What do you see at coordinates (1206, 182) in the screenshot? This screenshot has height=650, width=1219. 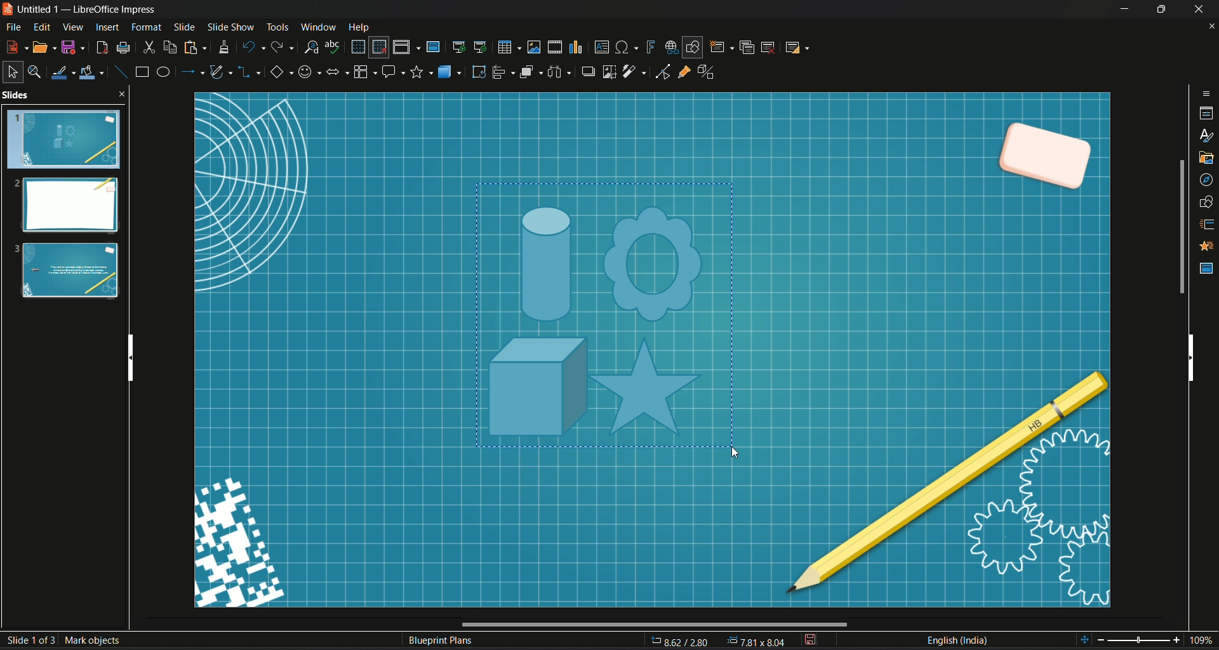 I see `navigator` at bounding box center [1206, 182].